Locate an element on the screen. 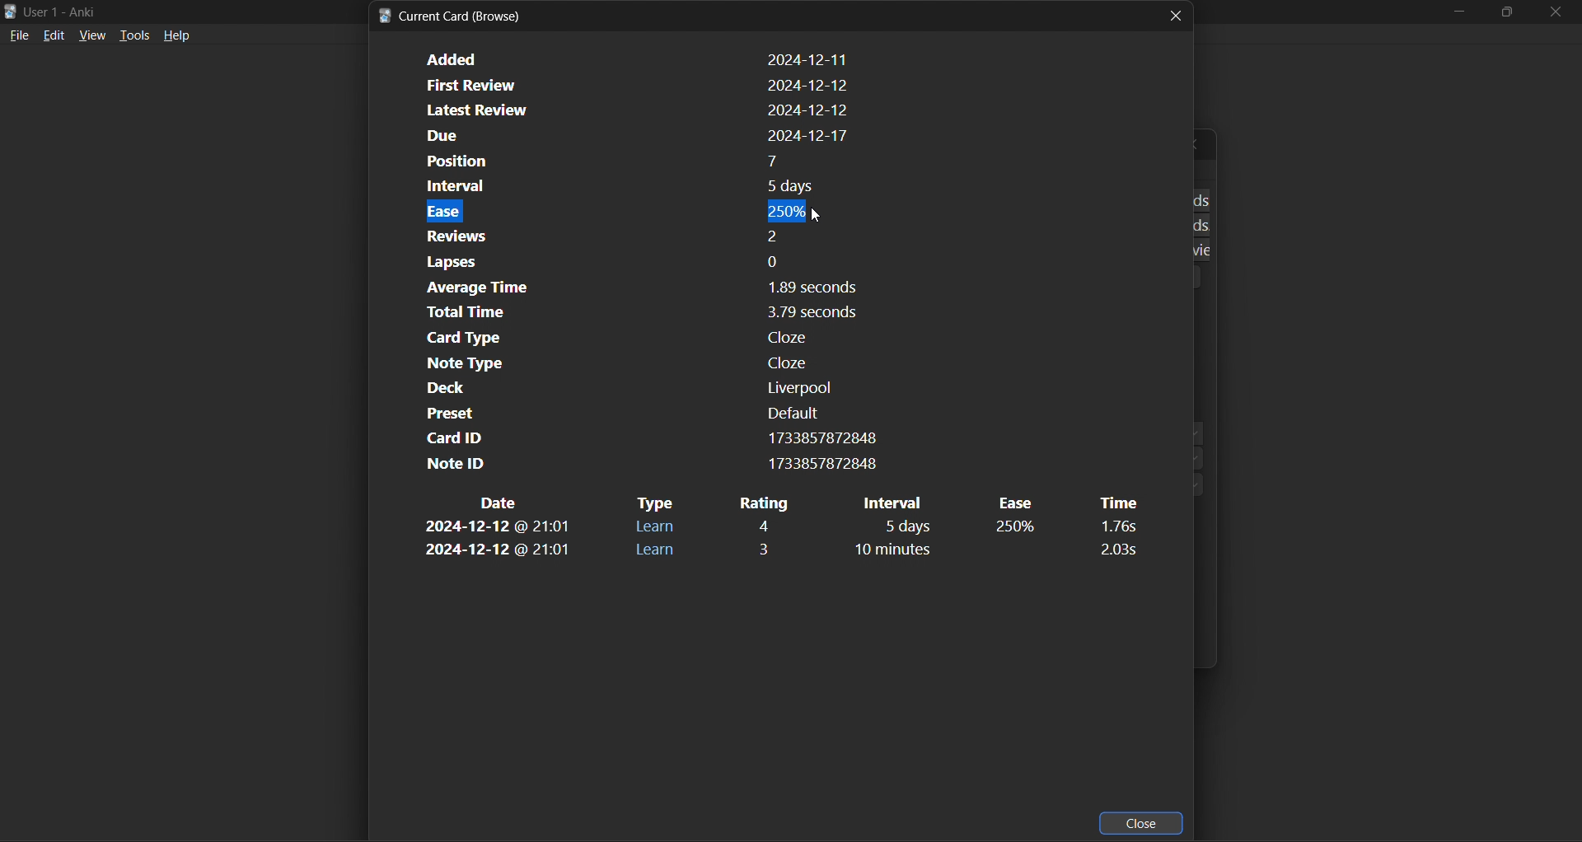 The width and height of the screenshot is (1582, 842). card id is located at coordinates (647, 437).